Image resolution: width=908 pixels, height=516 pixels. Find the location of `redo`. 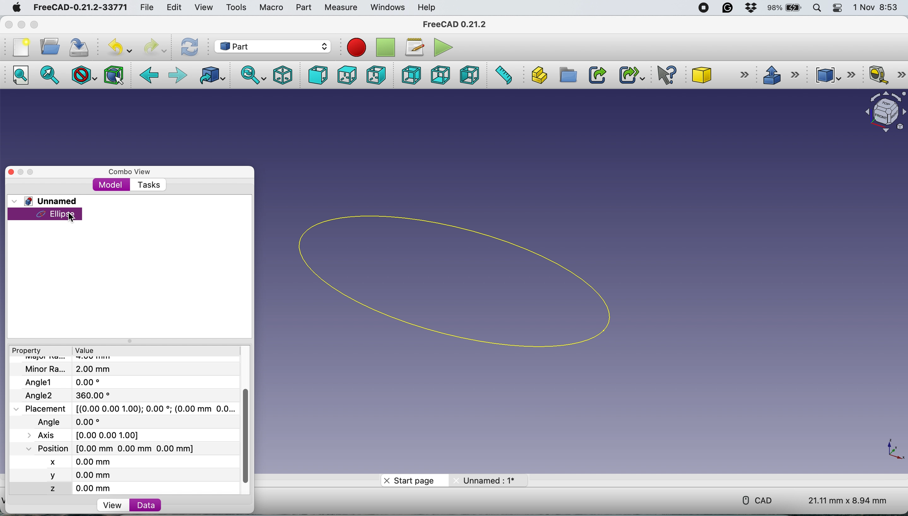

redo is located at coordinates (156, 46).